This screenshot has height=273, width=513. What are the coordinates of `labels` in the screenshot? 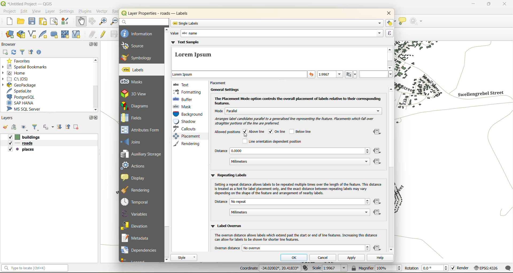 It's located at (134, 70).